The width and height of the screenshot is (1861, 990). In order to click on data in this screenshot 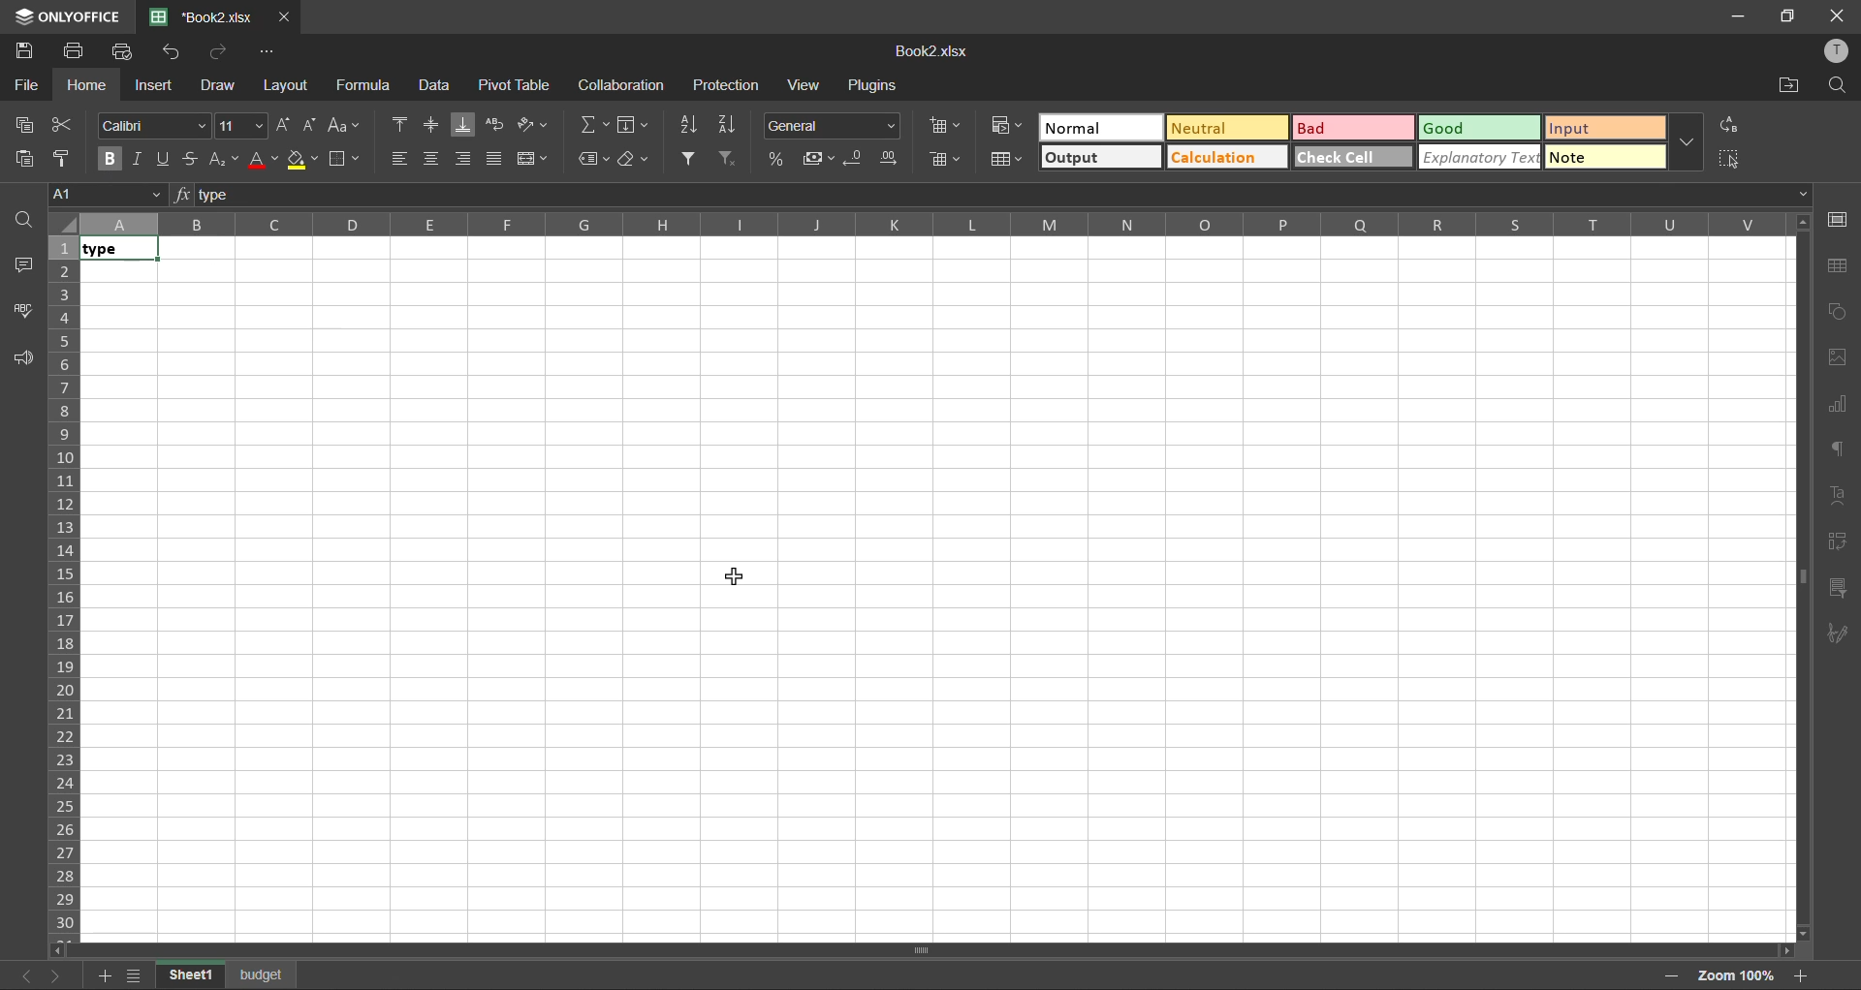, I will do `click(440, 87)`.